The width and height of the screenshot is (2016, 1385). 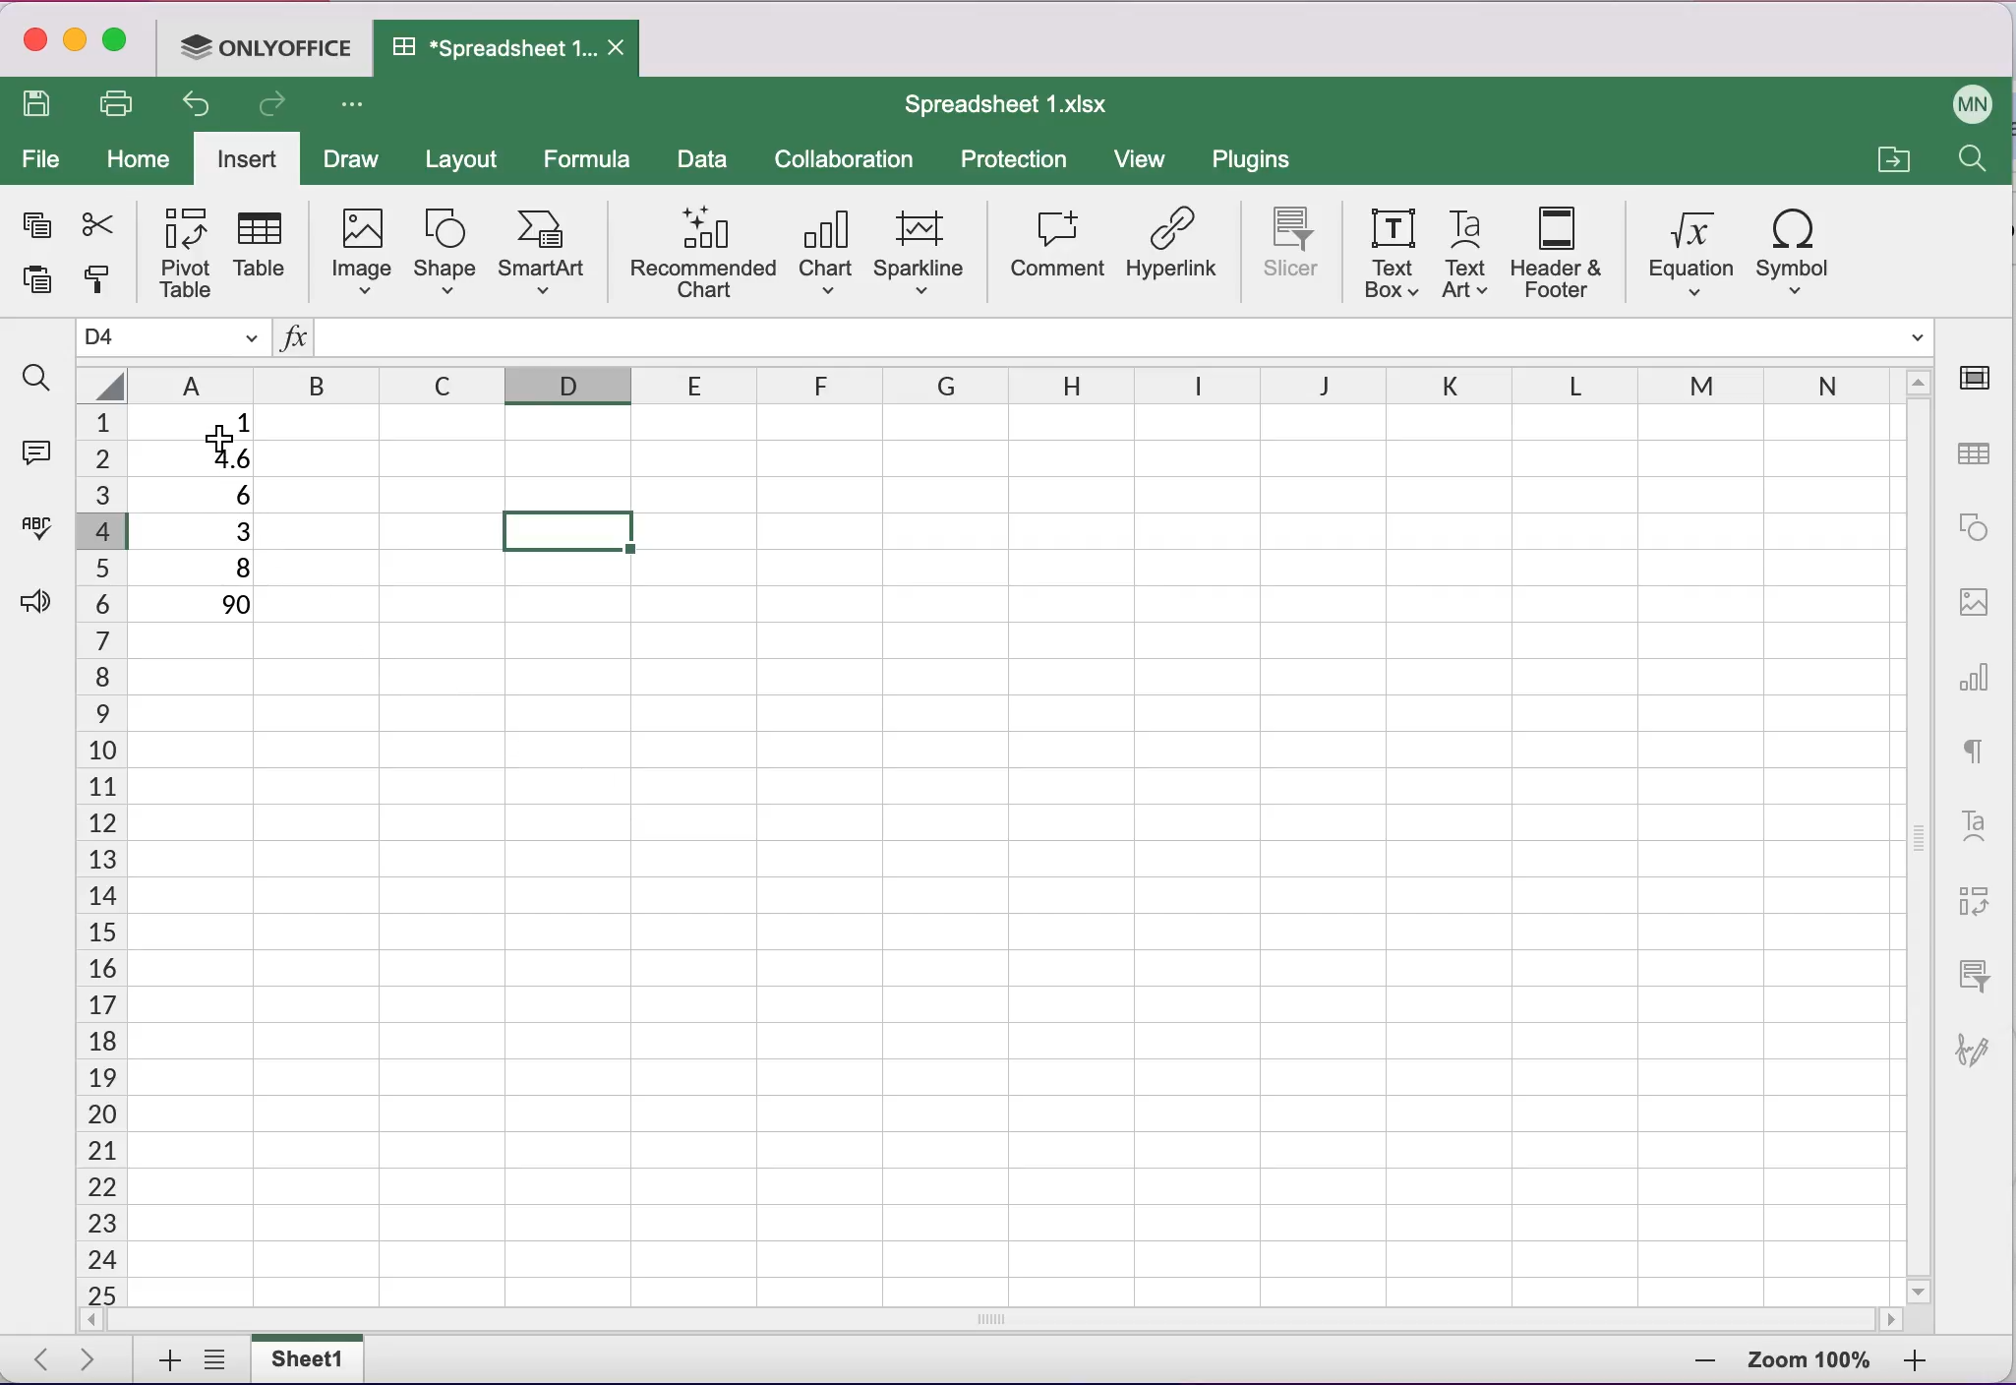 I want to click on paste, so click(x=36, y=283).